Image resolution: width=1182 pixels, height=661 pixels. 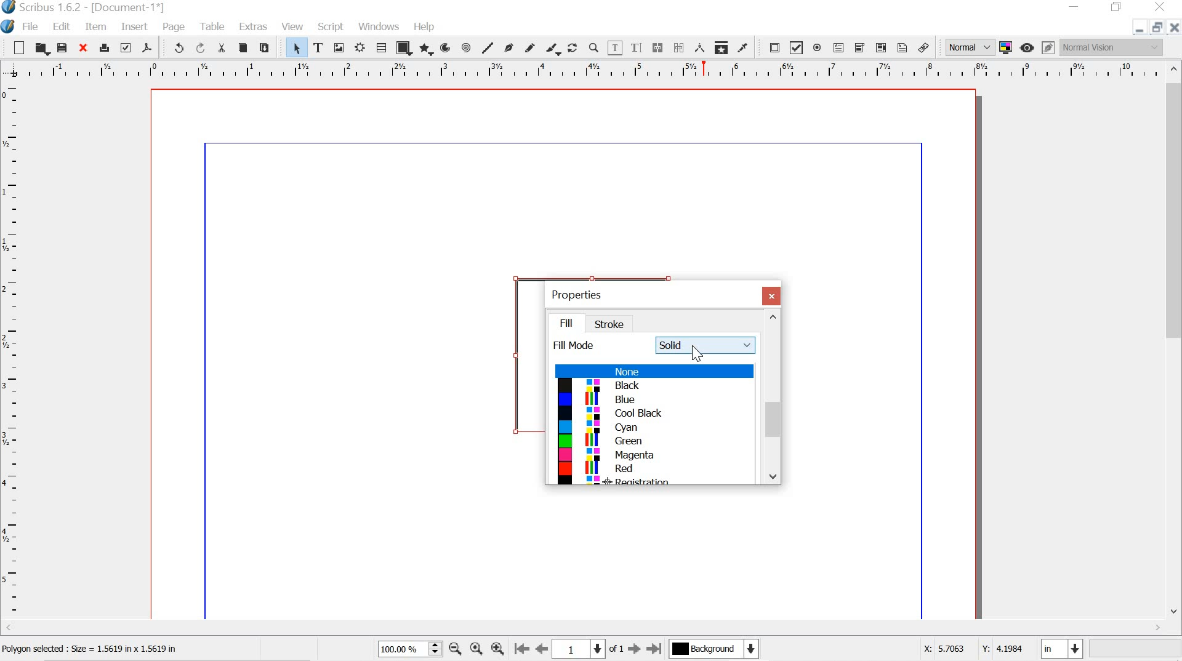 What do you see at coordinates (8, 25) in the screenshot?
I see `logo` at bounding box center [8, 25].